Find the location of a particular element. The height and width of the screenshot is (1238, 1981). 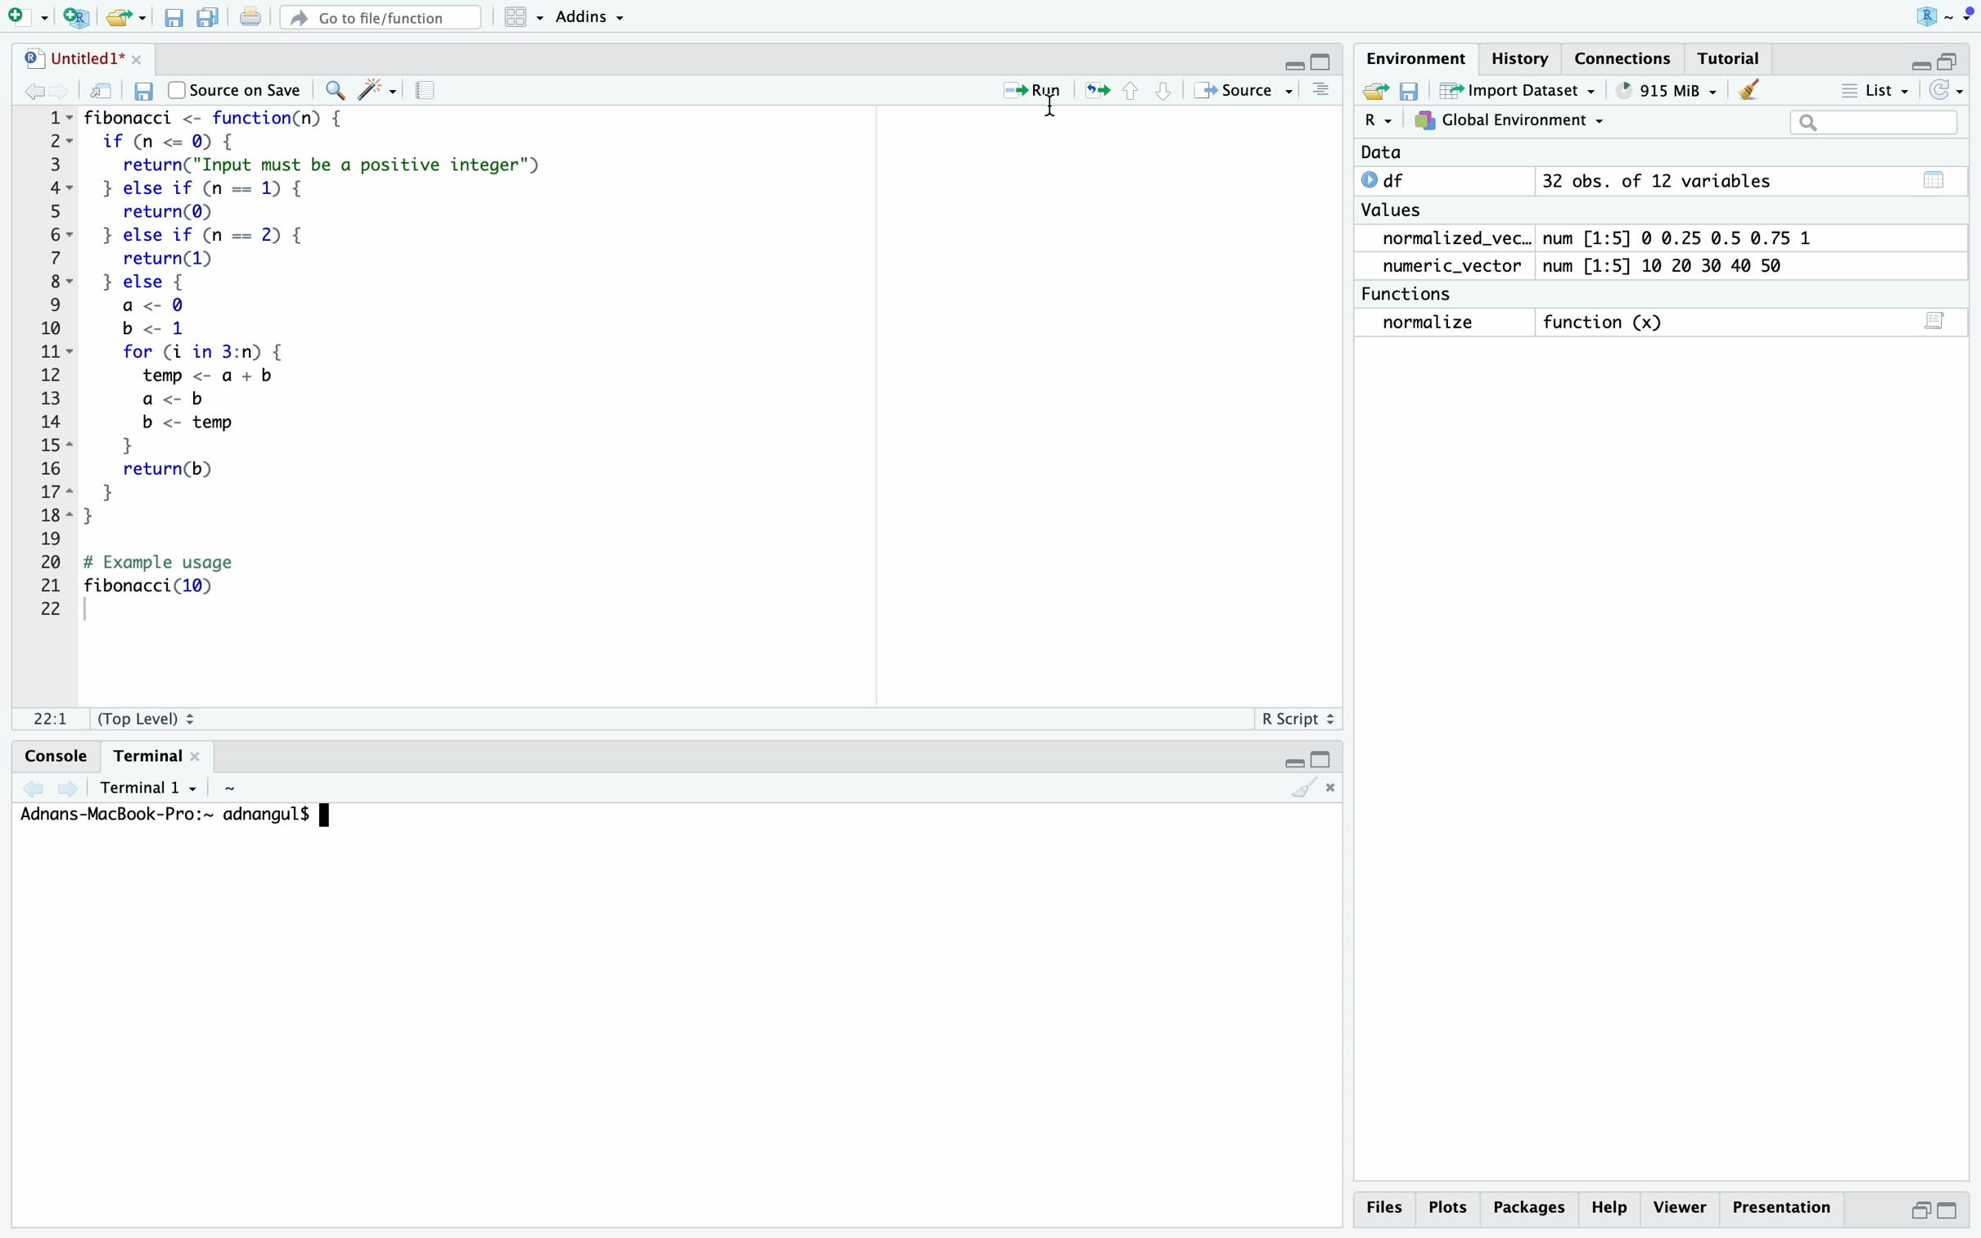

minimize is located at coordinates (1916, 59).